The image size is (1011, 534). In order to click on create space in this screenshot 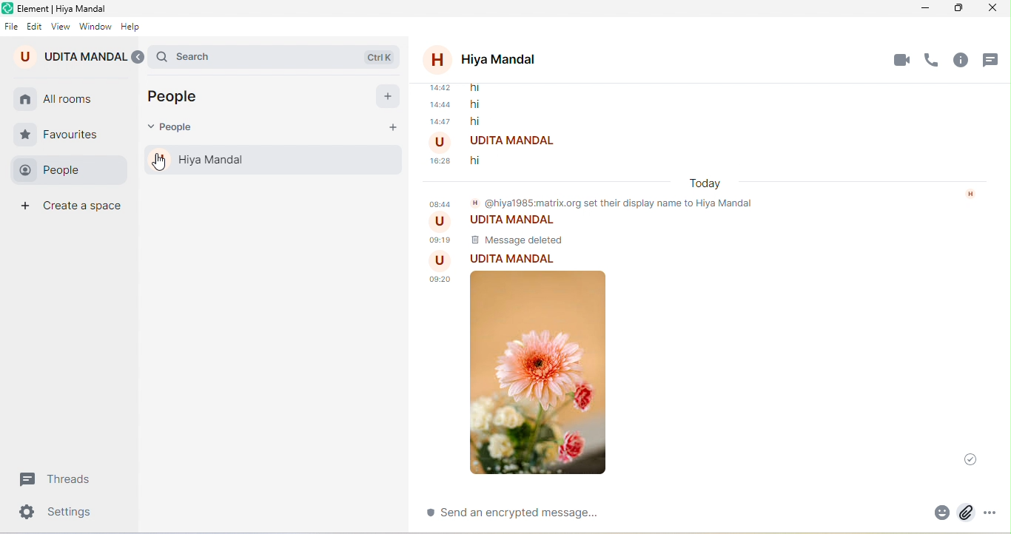, I will do `click(74, 209)`.